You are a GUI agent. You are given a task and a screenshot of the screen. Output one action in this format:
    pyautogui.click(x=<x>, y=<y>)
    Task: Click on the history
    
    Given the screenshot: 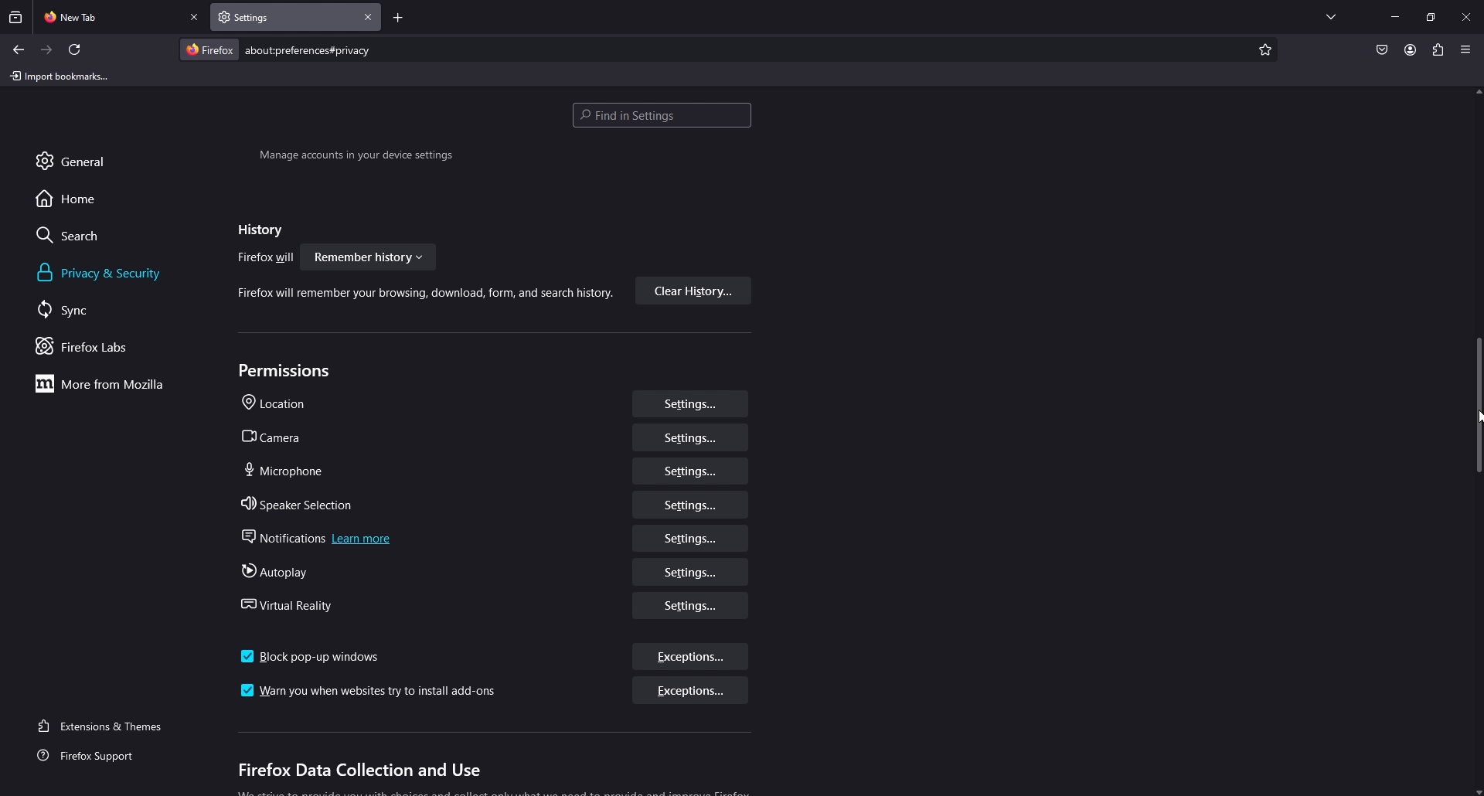 What is the action you would take?
    pyautogui.click(x=257, y=230)
    